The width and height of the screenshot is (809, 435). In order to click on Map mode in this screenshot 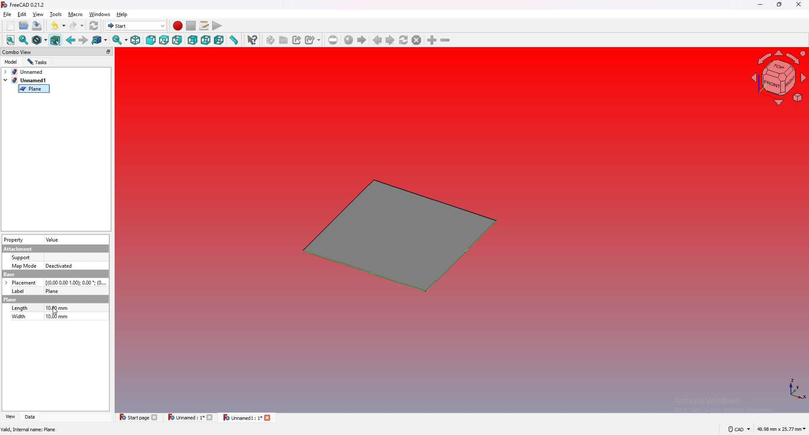, I will do `click(24, 266)`.